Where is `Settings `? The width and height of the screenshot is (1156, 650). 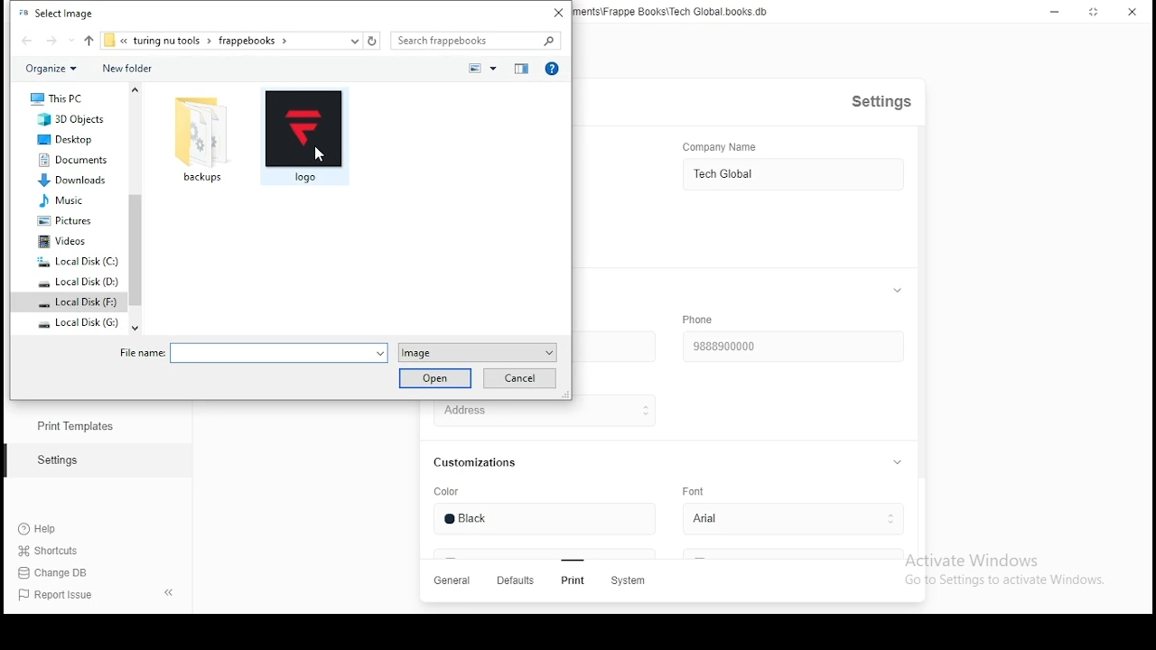
Settings  is located at coordinates (57, 462).